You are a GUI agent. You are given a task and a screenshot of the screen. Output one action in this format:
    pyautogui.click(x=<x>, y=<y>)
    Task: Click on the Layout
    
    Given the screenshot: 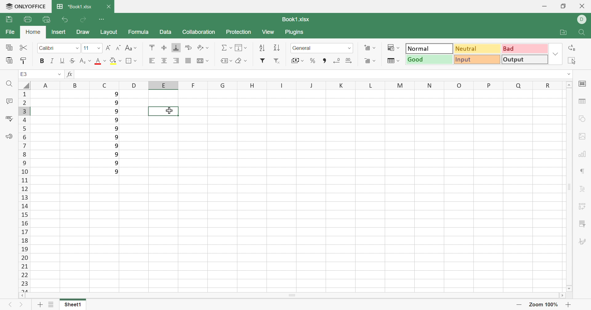 What is the action you would take?
    pyautogui.click(x=108, y=32)
    